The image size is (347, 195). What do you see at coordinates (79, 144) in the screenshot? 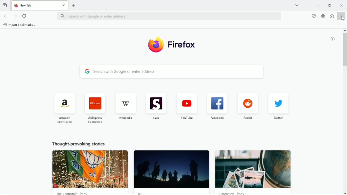
I see `thought provoking stories` at bounding box center [79, 144].